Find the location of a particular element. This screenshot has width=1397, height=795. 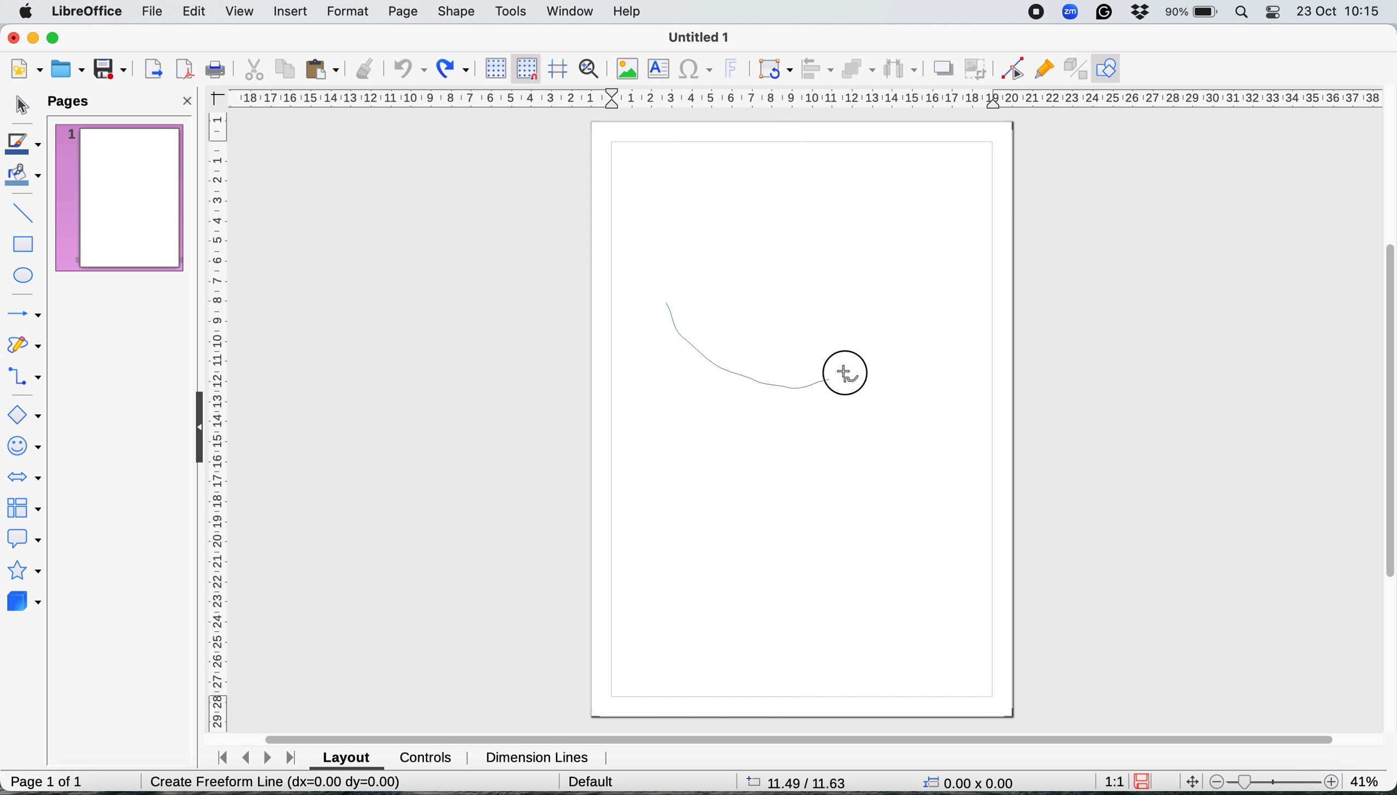

curves and polygons is located at coordinates (23, 343).